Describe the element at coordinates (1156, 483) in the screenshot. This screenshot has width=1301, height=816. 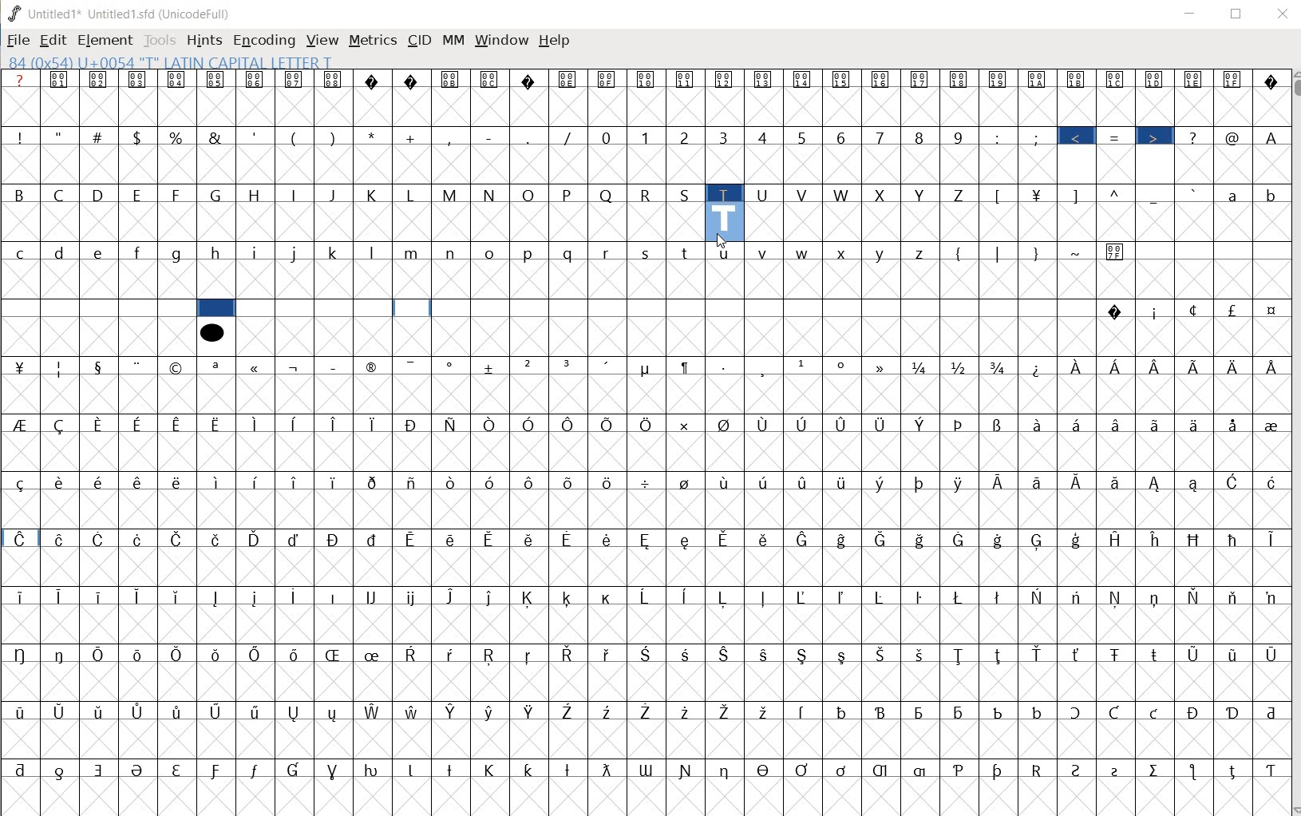
I see `Symbol` at that location.